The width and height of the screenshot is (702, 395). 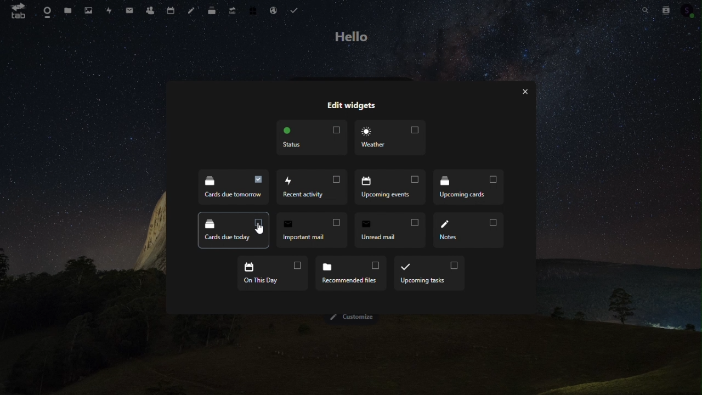 What do you see at coordinates (352, 318) in the screenshot?
I see `customize` at bounding box center [352, 318].